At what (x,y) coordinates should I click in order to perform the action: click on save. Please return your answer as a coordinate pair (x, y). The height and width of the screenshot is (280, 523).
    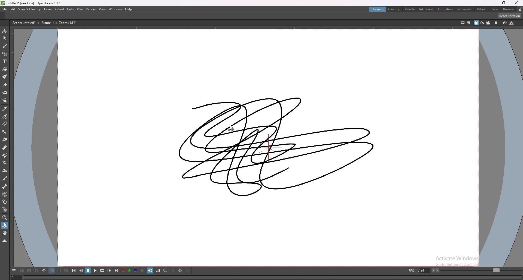
    Looking at the image, I should click on (22, 270).